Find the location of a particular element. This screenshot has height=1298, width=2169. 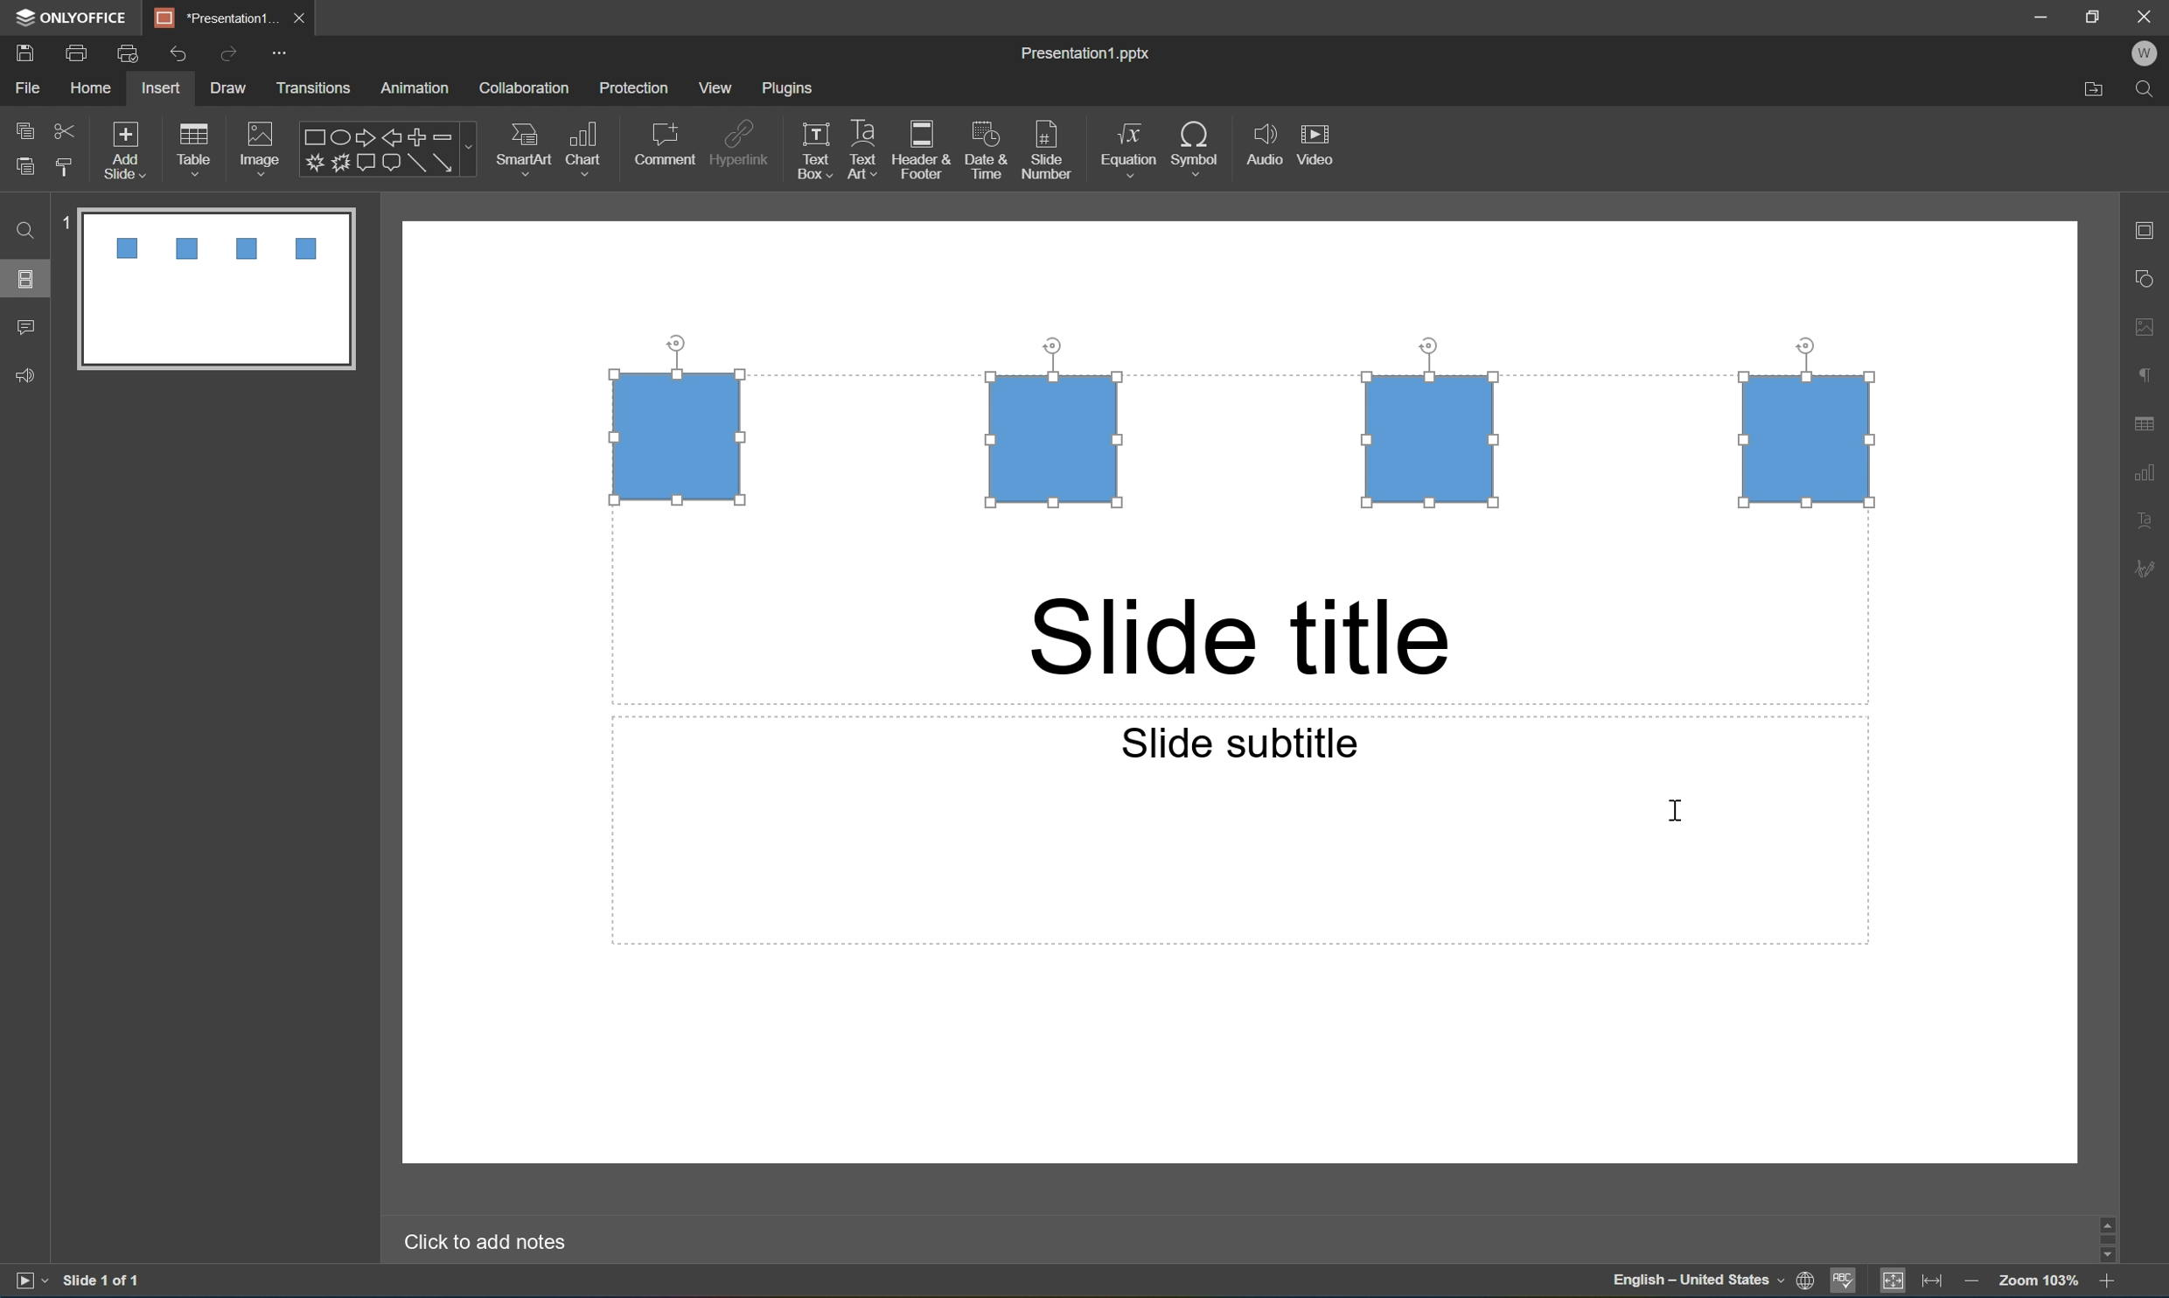

zoom out is located at coordinates (1972, 1284).